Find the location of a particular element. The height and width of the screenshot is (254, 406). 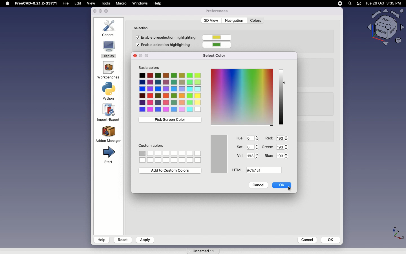

Add to custom colors is located at coordinates (171, 170).